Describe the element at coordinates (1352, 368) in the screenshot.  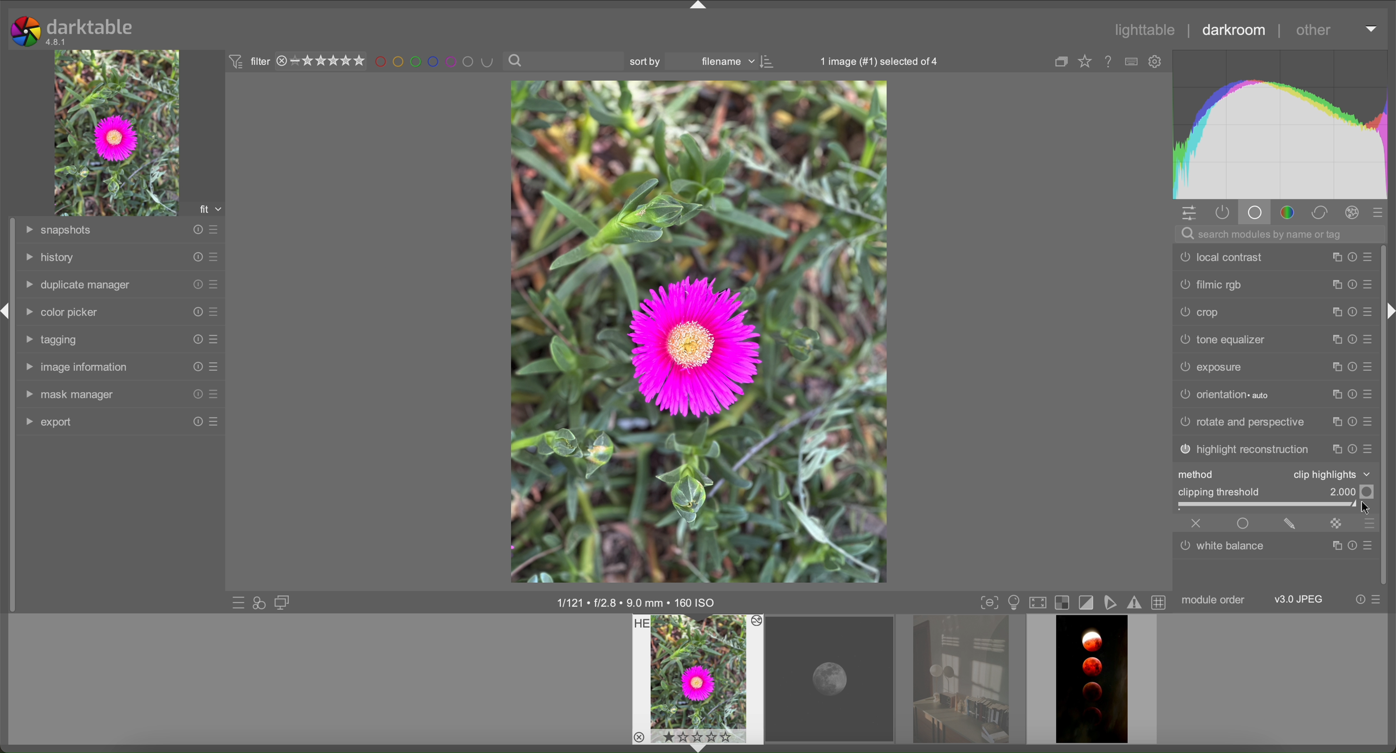
I see `reset presets` at that location.